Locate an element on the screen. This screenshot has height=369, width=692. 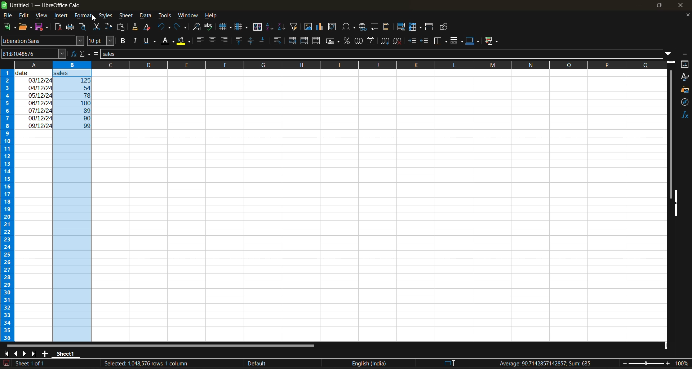
tools is located at coordinates (164, 15).